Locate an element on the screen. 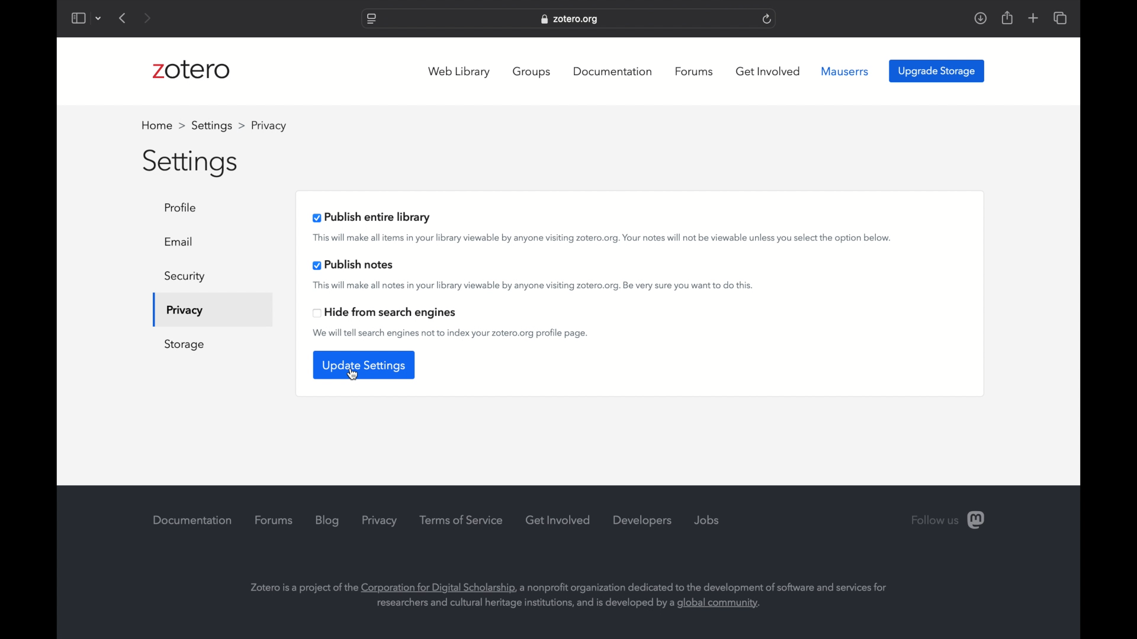 This screenshot has width=1137, height=639. profile is located at coordinates (184, 208).